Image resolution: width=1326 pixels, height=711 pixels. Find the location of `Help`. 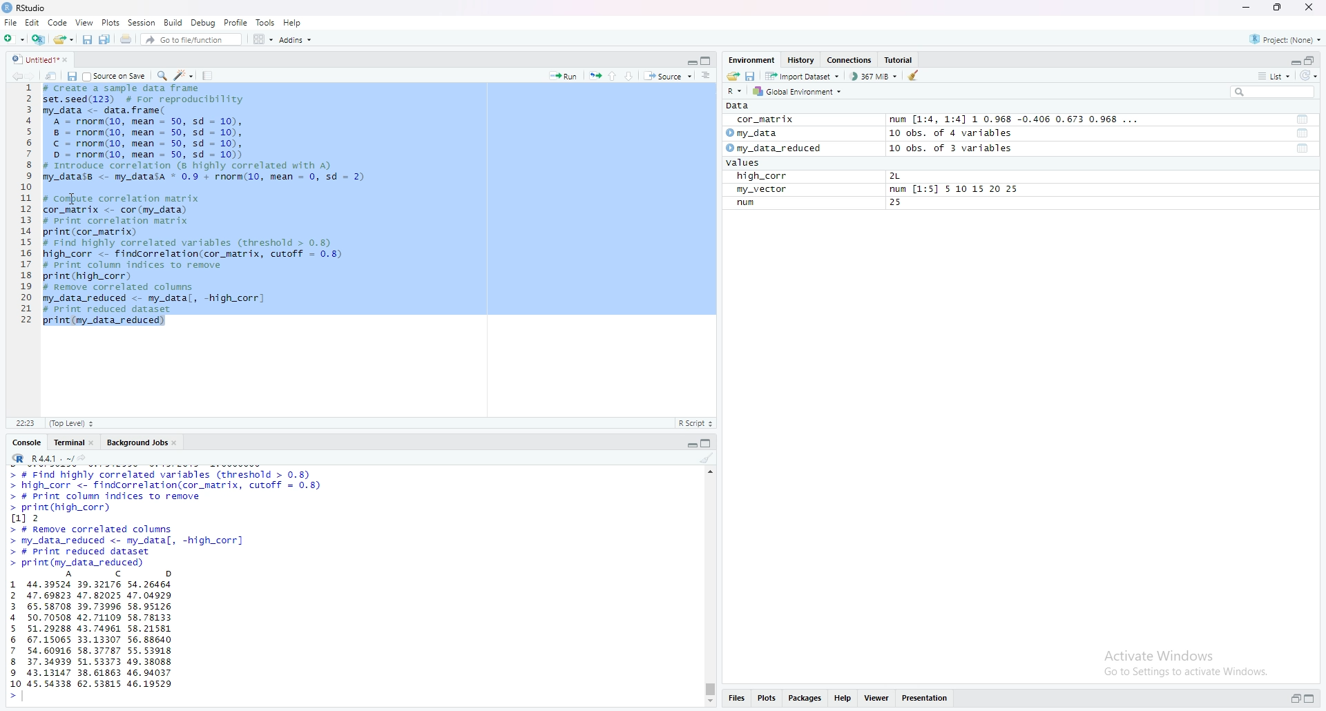

Help is located at coordinates (294, 23).